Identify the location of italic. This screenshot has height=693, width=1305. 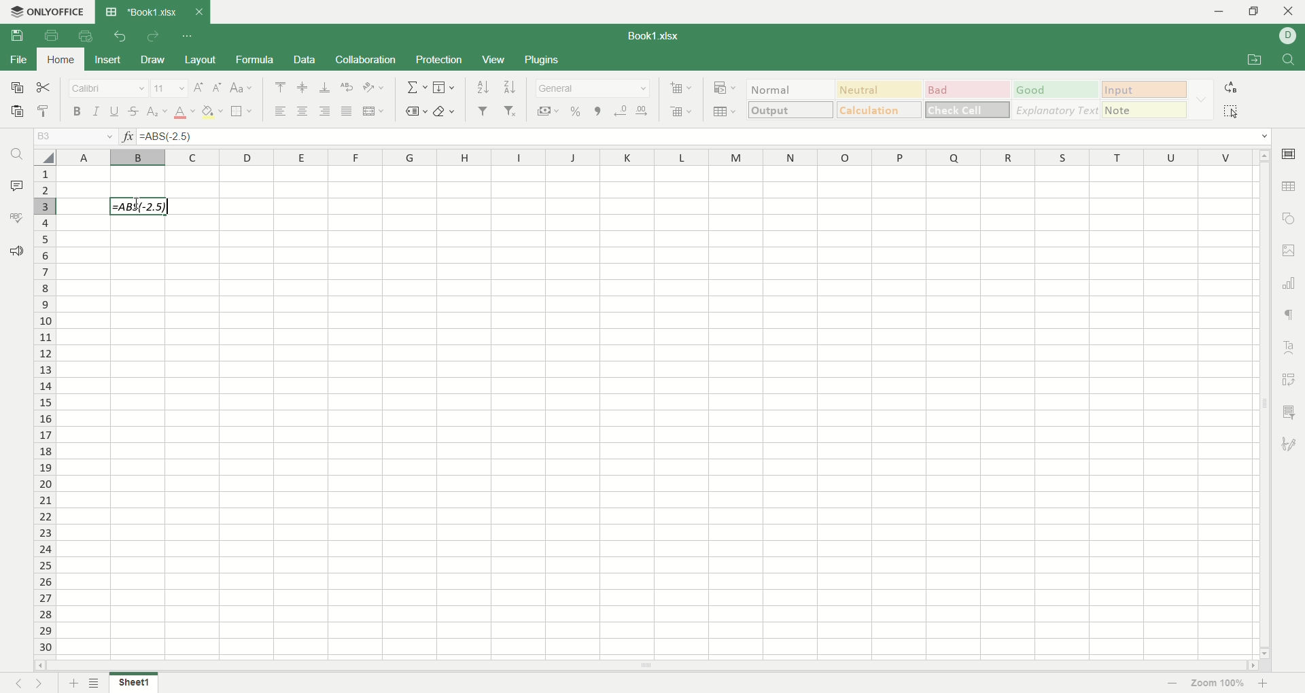
(97, 110).